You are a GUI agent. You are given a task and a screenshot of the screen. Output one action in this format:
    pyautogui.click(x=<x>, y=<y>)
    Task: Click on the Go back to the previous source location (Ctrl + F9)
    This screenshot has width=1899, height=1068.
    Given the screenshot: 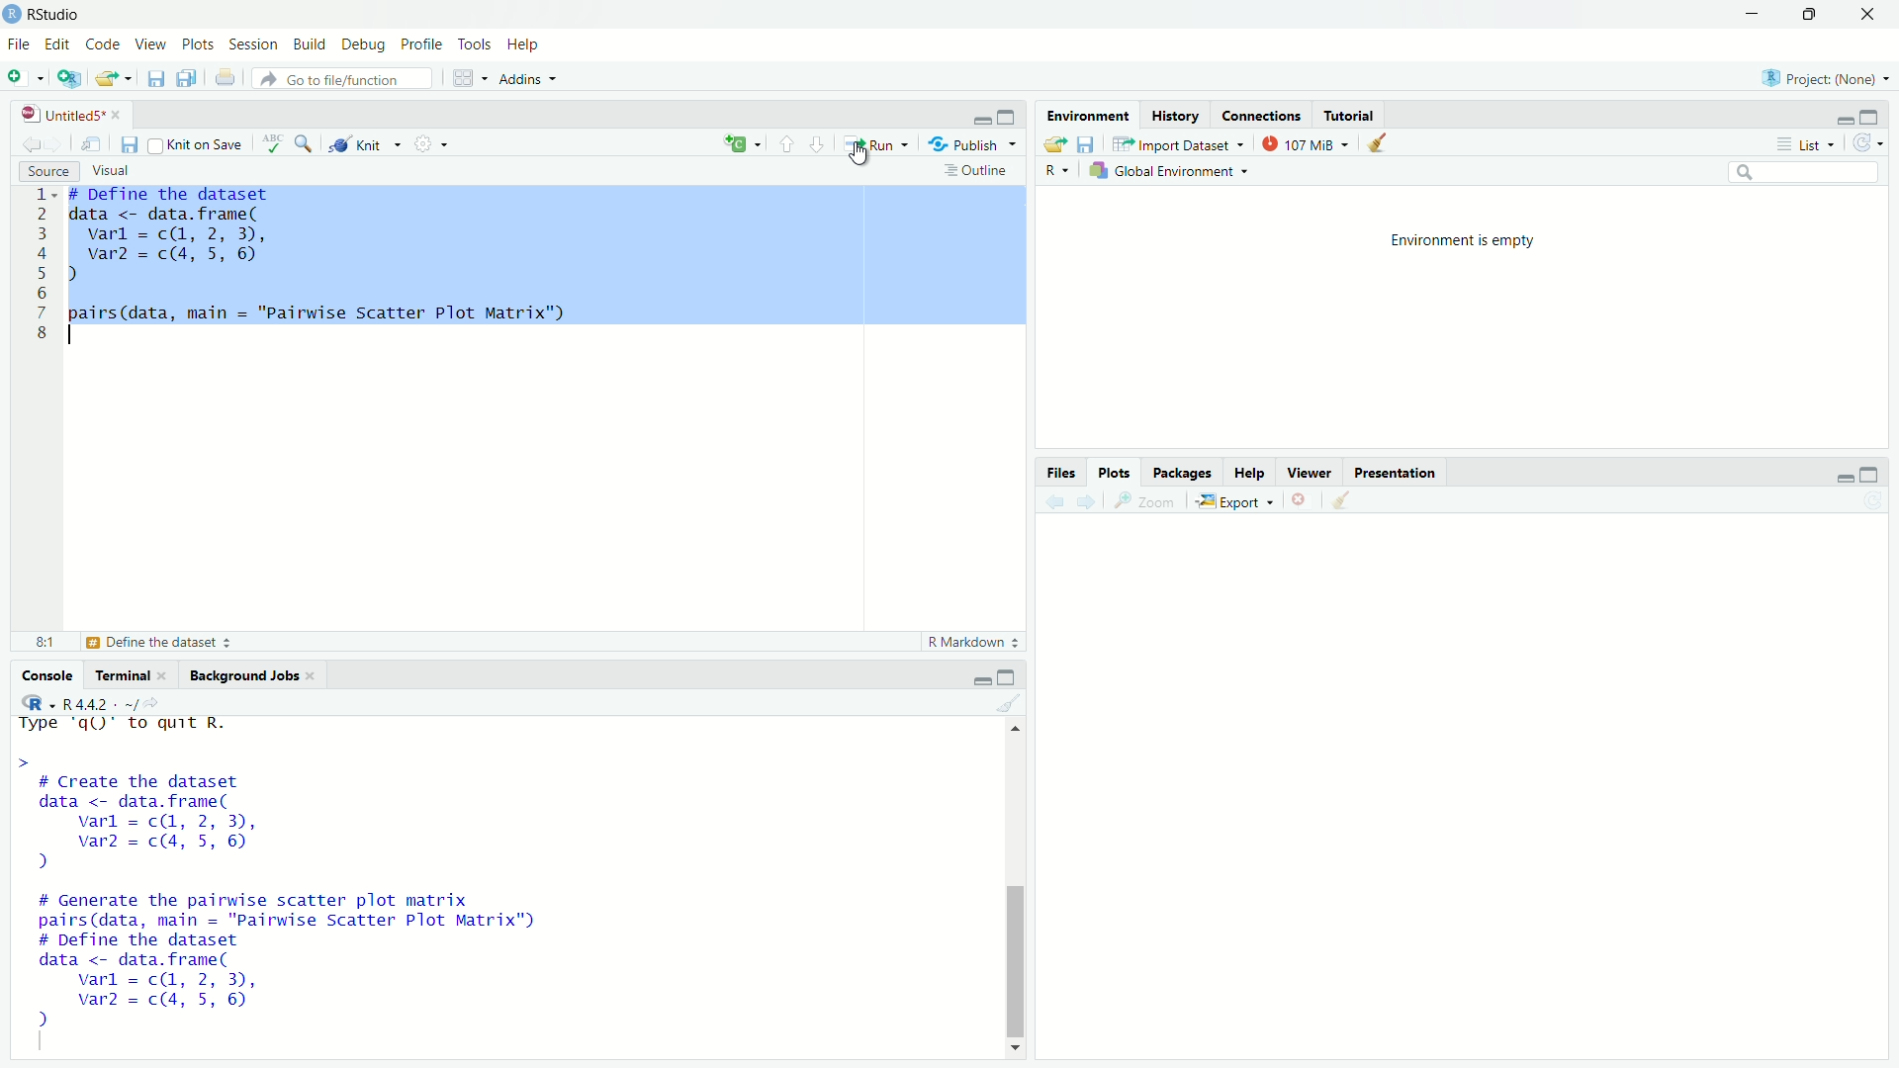 What is the action you would take?
    pyautogui.click(x=32, y=141)
    